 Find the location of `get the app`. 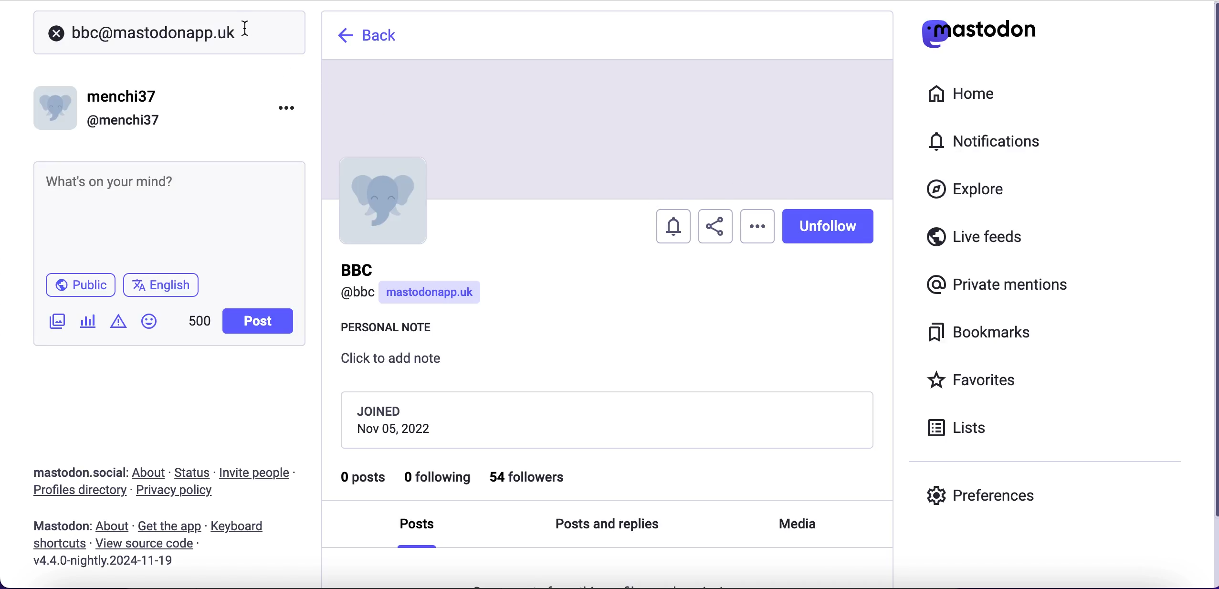

get the app is located at coordinates (168, 526).